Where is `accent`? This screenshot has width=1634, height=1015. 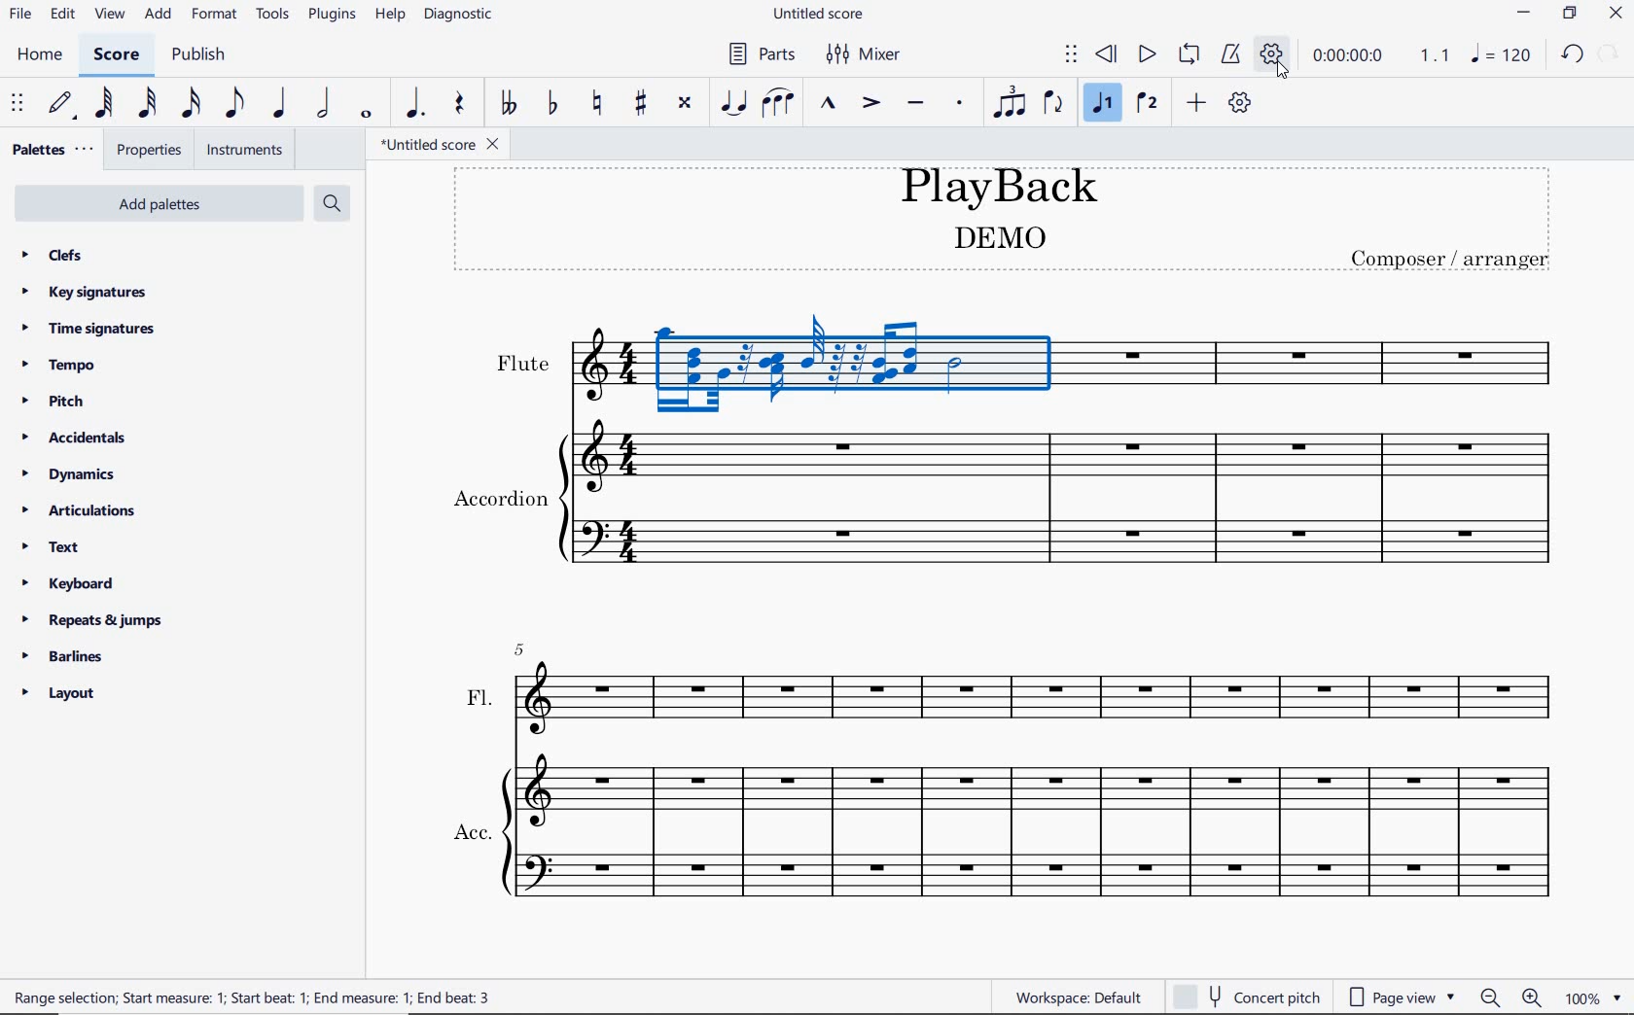 accent is located at coordinates (870, 102).